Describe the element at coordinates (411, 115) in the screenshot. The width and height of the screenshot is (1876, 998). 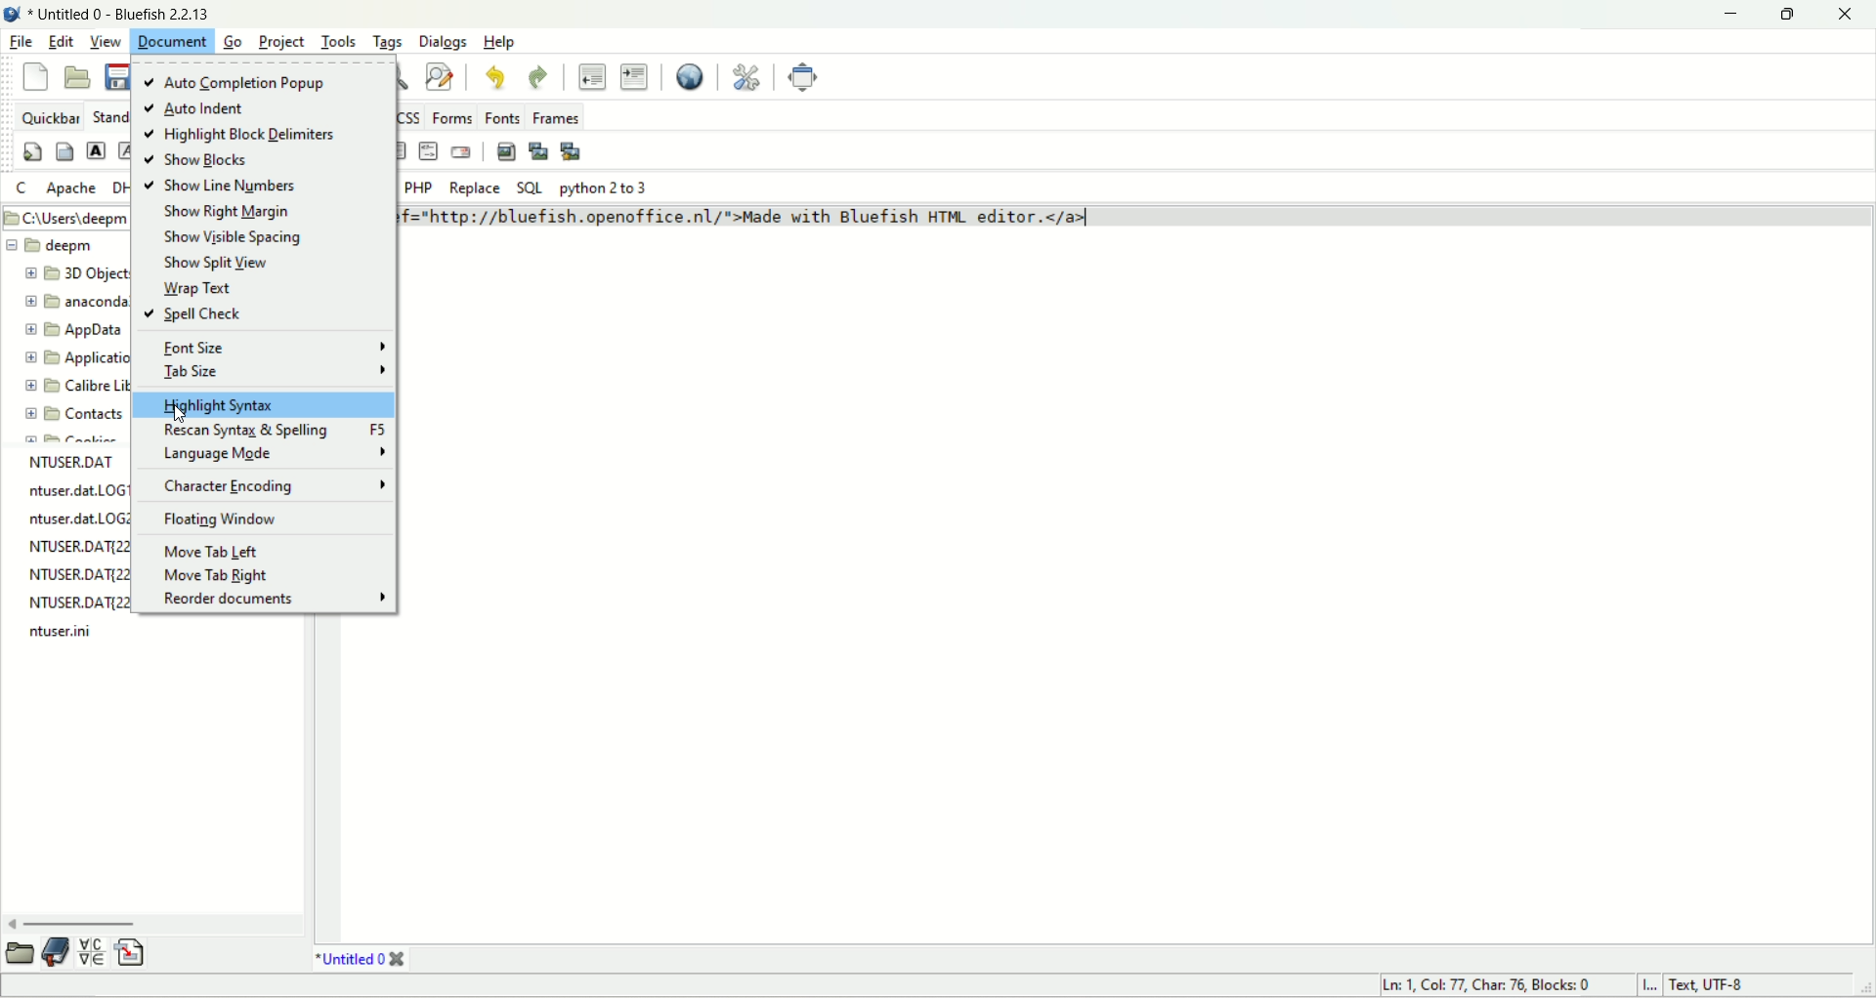
I see `CSS` at that location.